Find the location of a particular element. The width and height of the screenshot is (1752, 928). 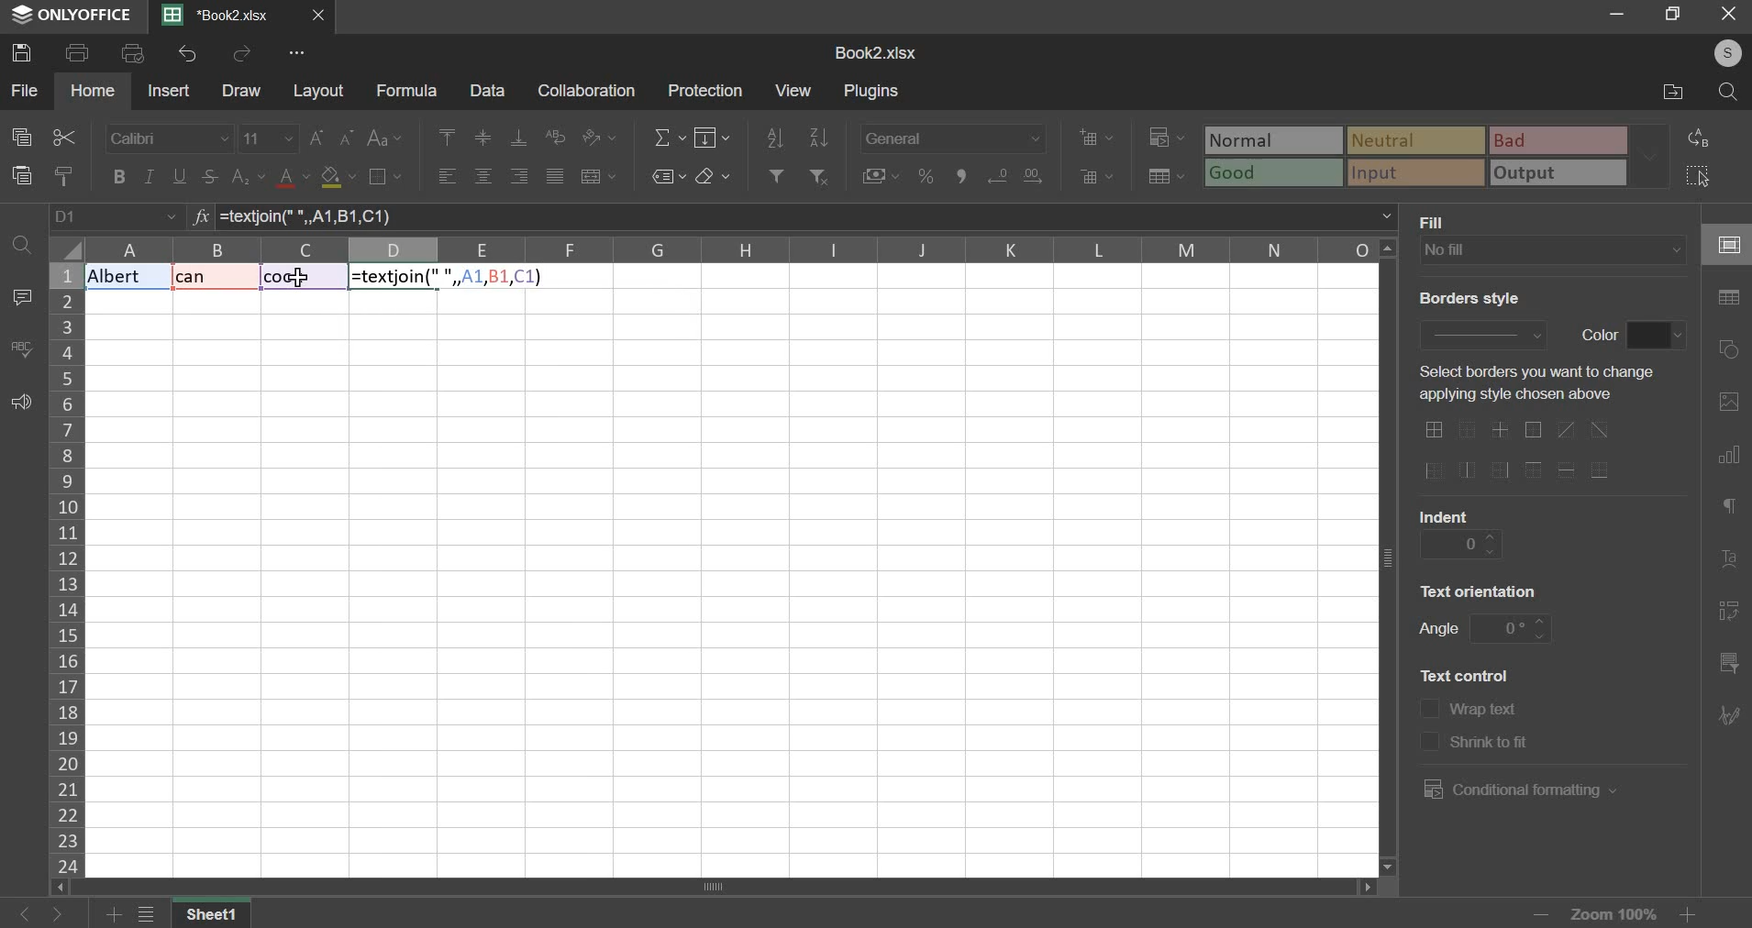

draw is located at coordinates (242, 92).